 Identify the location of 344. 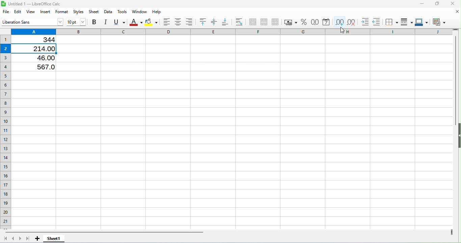
(41, 40).